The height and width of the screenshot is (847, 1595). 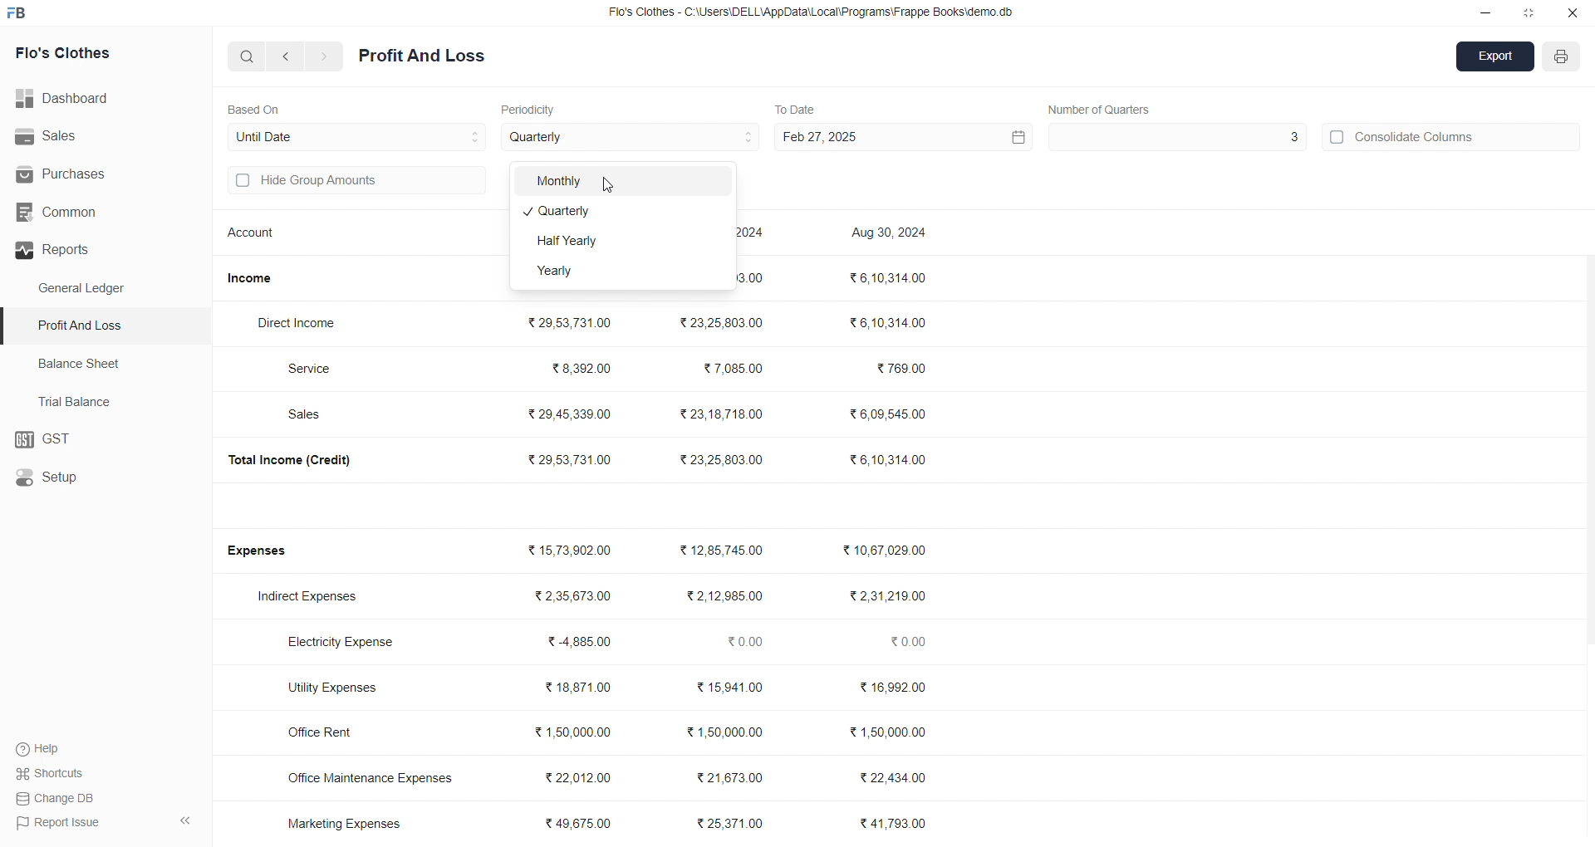 What do you see at coordinates (583, 775) in the screenshot?
I see `₹22,012.00` at bounding box center [583, 775].